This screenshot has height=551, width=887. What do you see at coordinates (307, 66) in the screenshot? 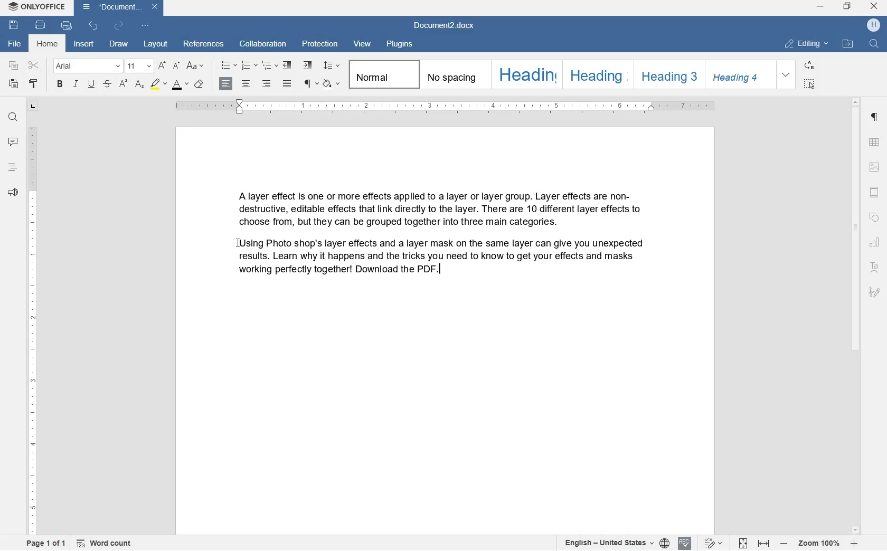
I see `INCREASE INDENT` at bounding box center [307, 66].